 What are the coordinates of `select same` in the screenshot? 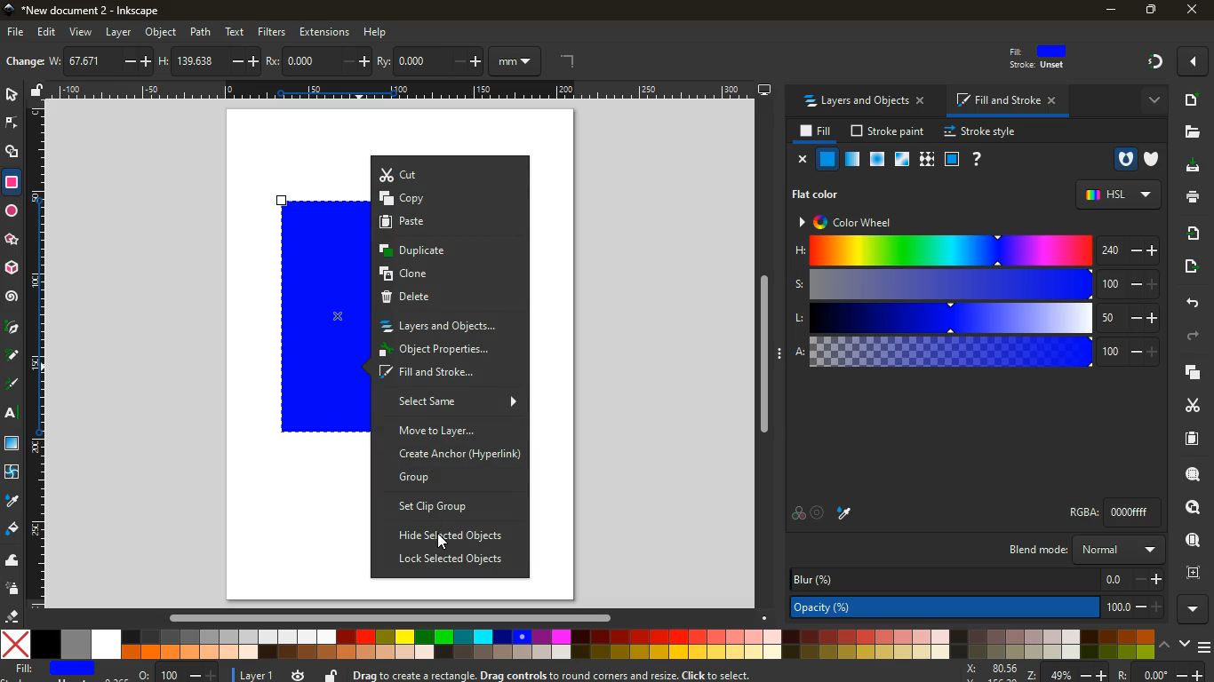 It's located at (452, 401).